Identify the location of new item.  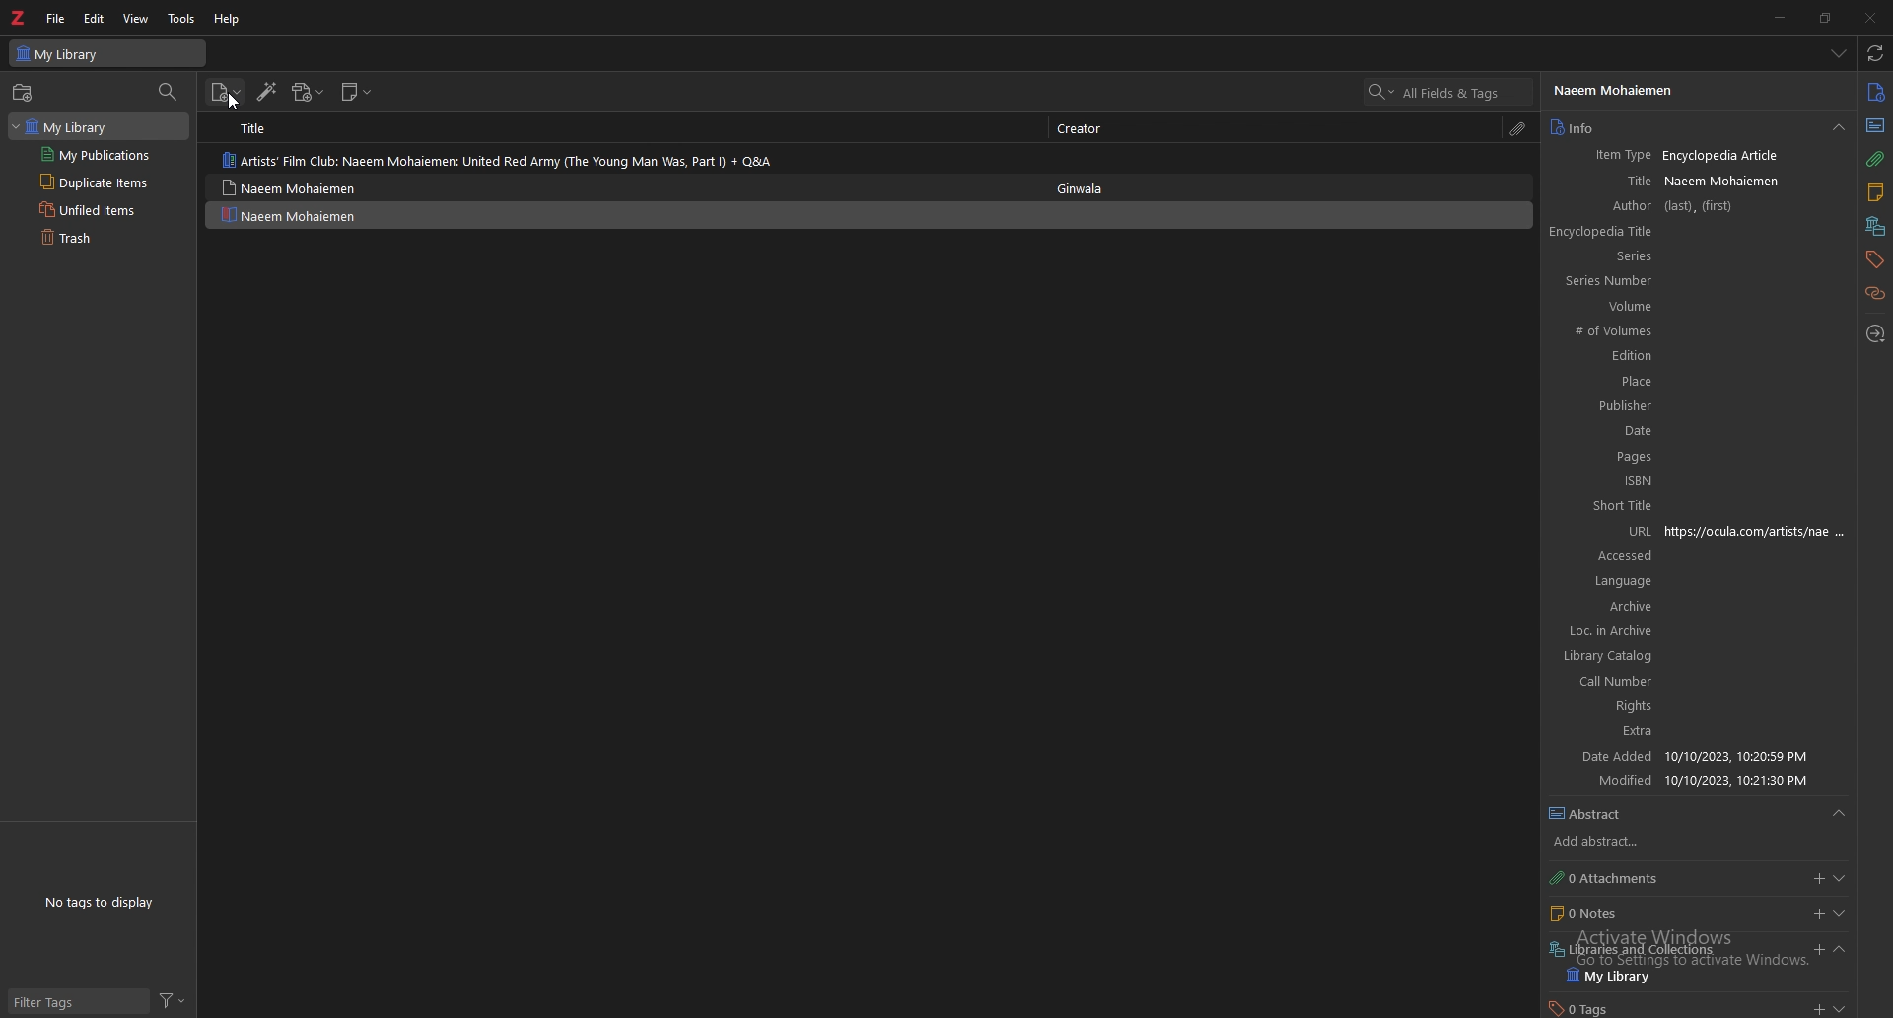
(227, 93).